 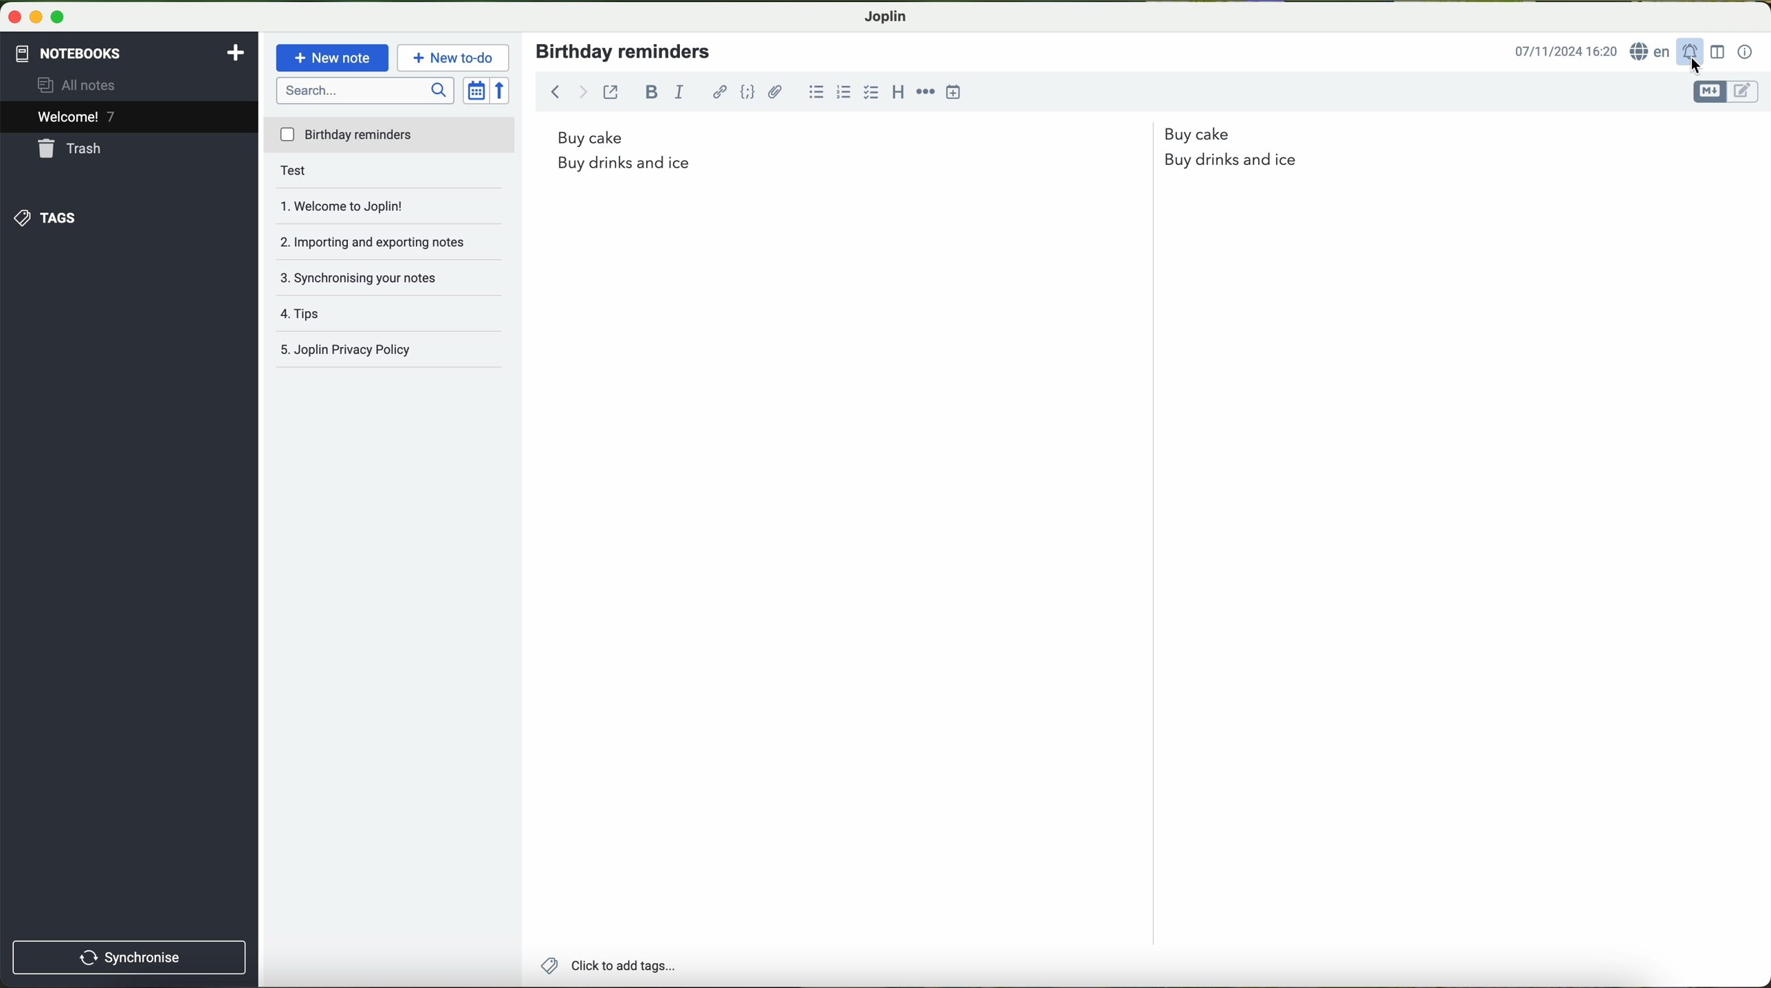 What do you see at coordinates (370, 276) in the screenshot?
I see `synchronising your notes` at bounding box center [370, 276].